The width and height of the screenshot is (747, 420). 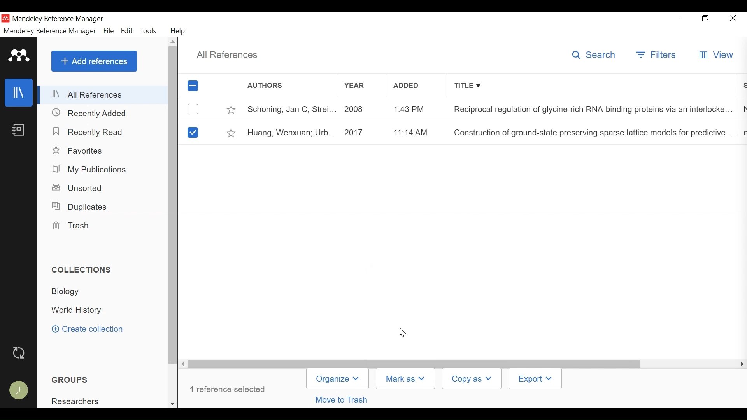 I want to click on 11:14 AM, so click(x=409, y=132).